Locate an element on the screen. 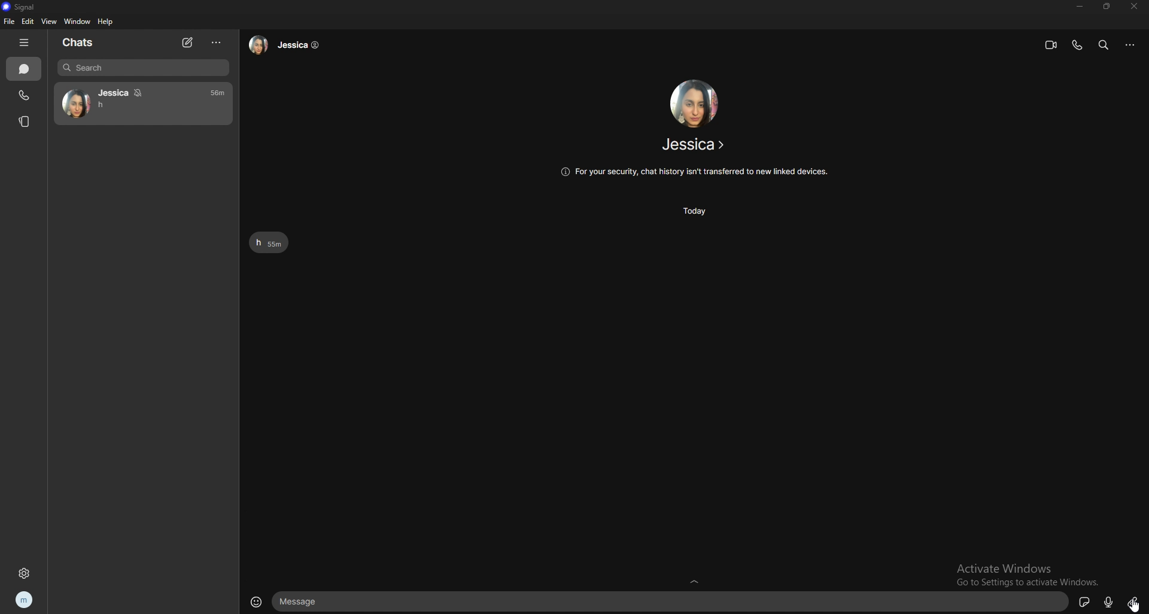 Image resolution: width=1149 pixels, height=614 pixels. search bar is located at coordinates (1104, 45).